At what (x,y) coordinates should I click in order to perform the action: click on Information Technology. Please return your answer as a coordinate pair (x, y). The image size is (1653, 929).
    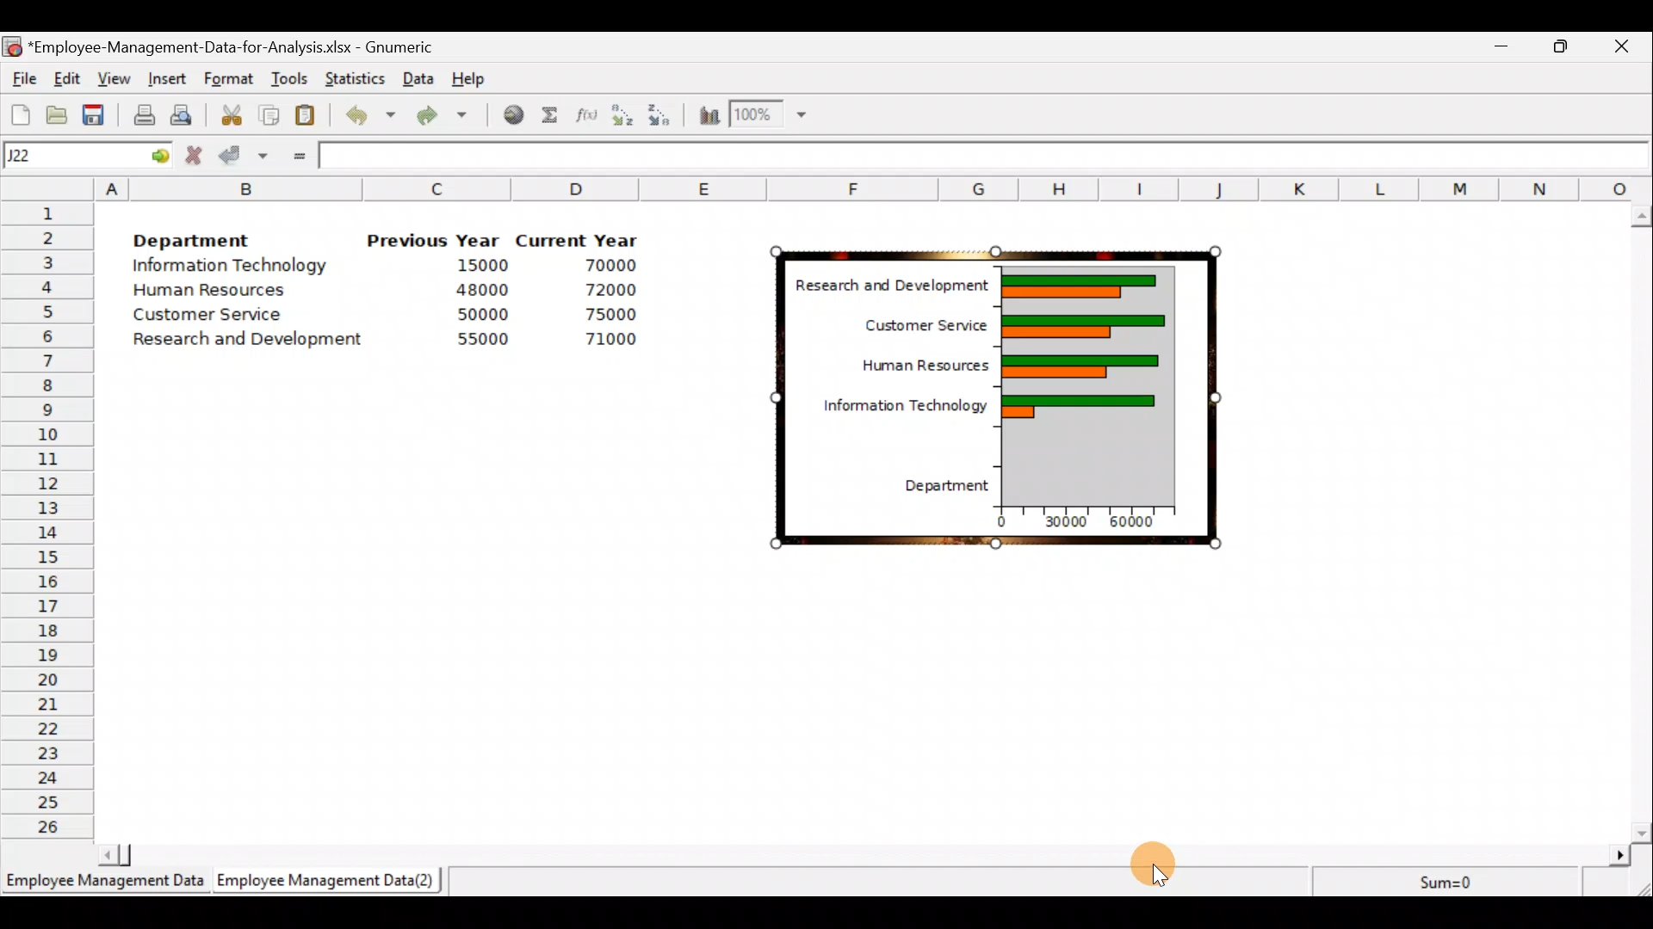
    Looking at the image, I should click on (231, 268).